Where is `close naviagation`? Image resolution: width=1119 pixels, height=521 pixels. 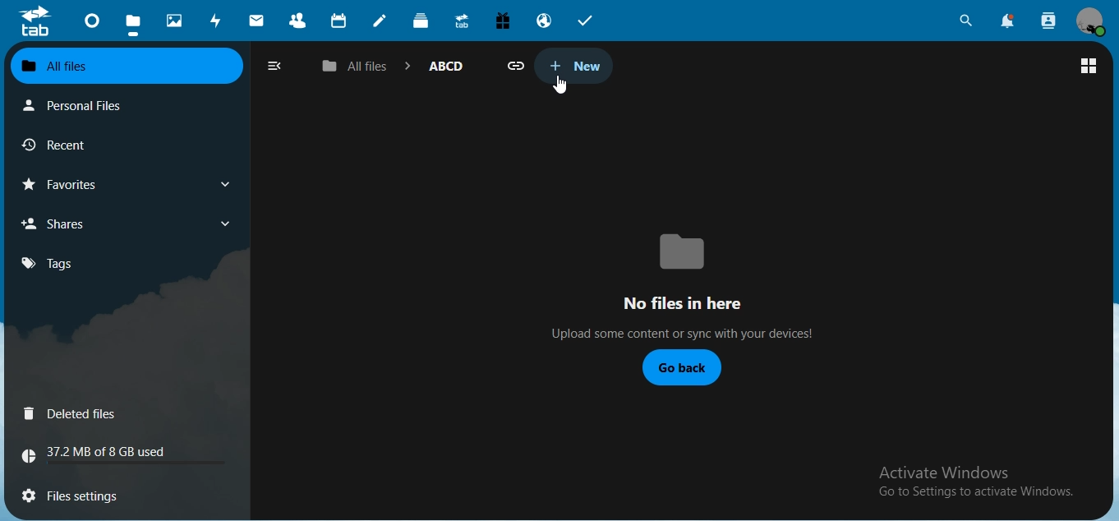
close naviagation is located at coordinates (274, 65).